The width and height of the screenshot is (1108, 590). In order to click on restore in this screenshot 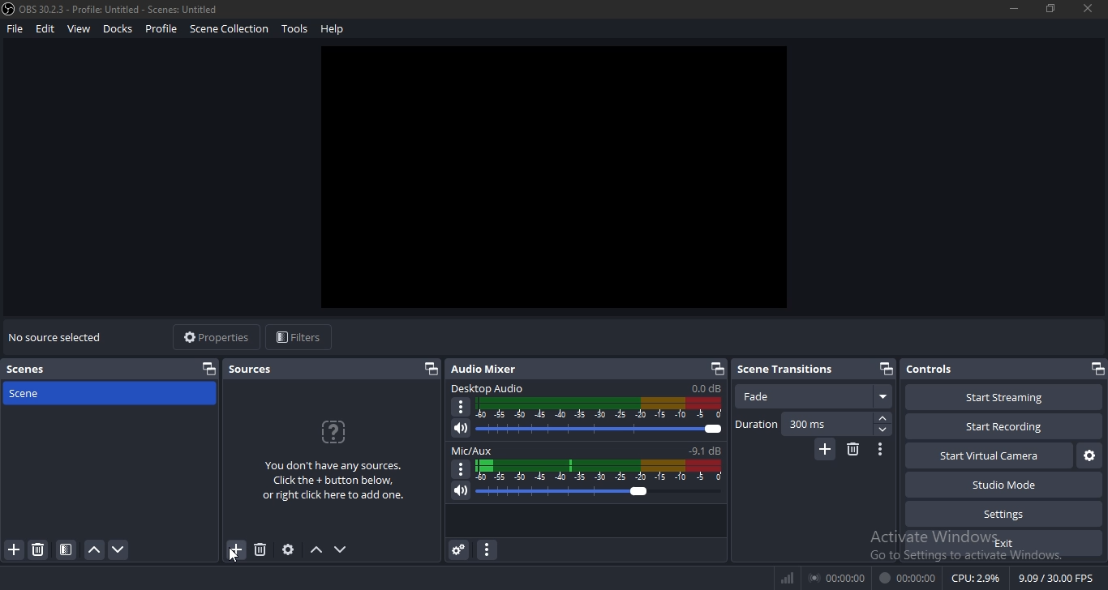, I will do `click(1097, 370)`.